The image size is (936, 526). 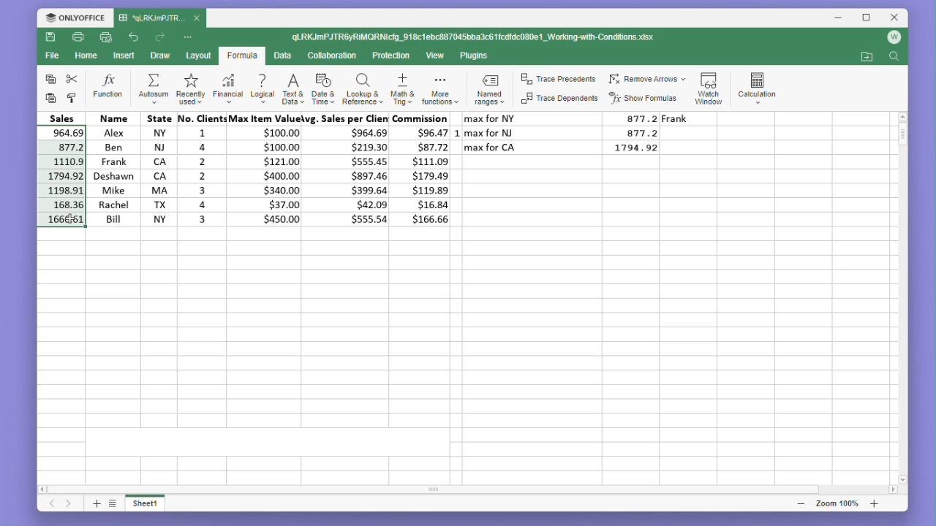 What do you see at coordinates (891, 39) in the screenshot?
I see `Account icon` at bounding box center [891, 39].